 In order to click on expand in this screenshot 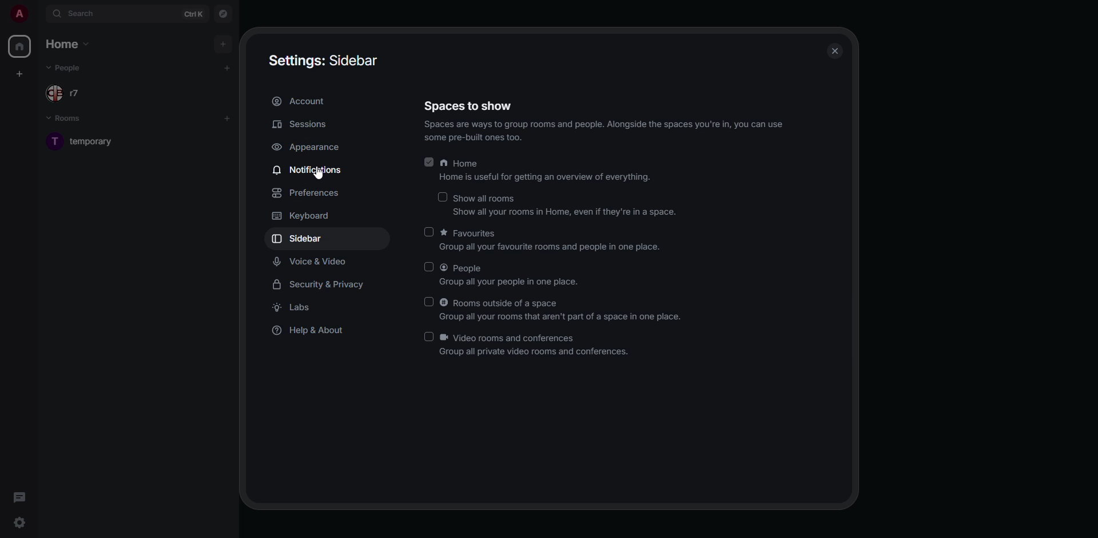, I will do `click(38, 14)`.